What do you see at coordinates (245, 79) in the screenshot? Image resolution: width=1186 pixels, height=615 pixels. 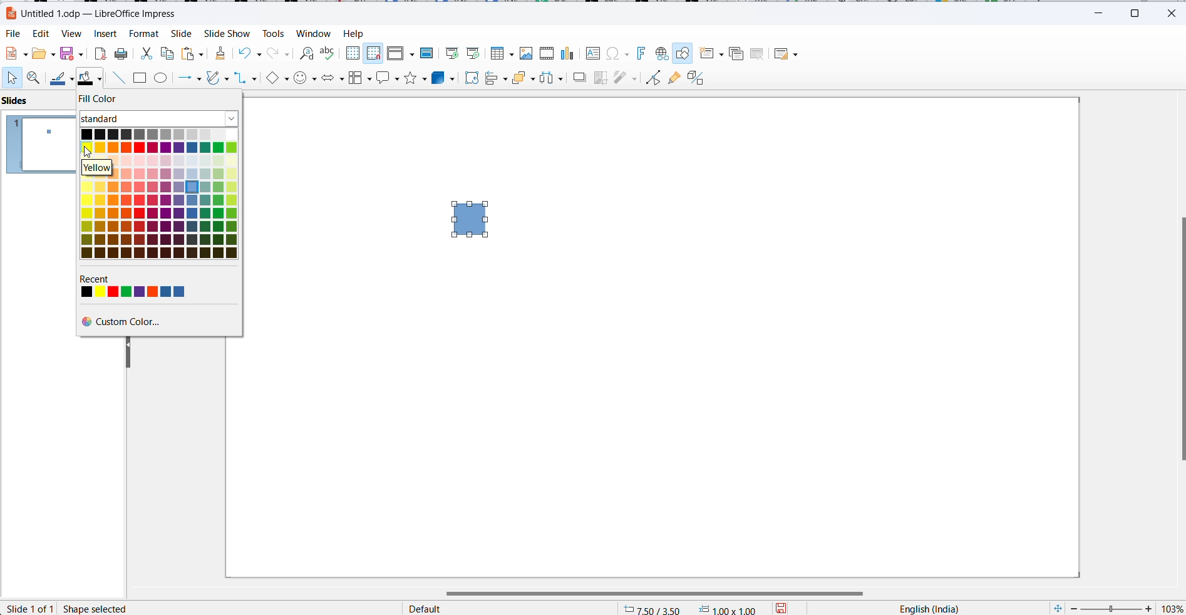 I see `connectors` at bounding box center [245, 79].